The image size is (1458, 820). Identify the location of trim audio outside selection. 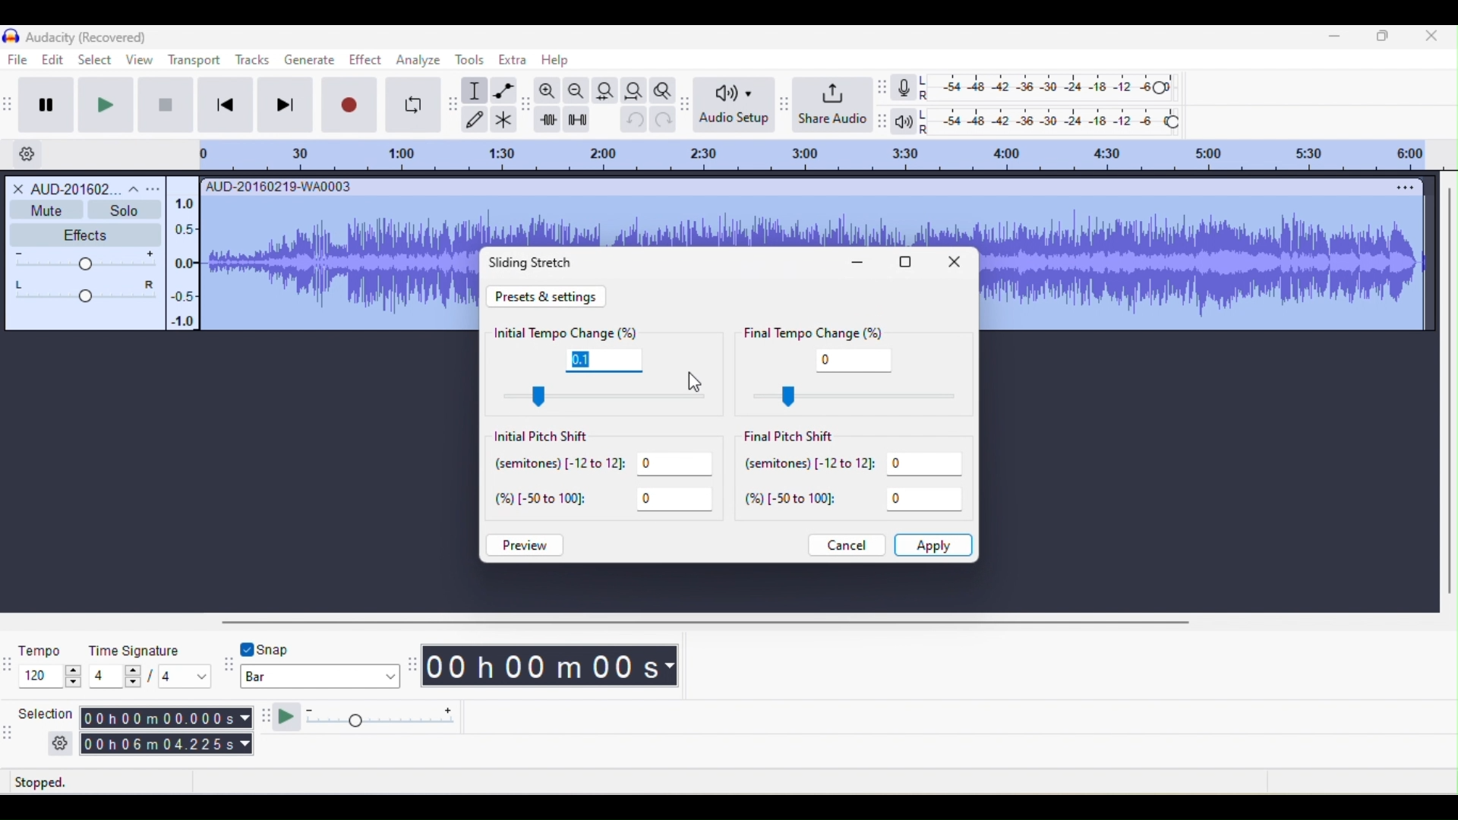
(548, 119).